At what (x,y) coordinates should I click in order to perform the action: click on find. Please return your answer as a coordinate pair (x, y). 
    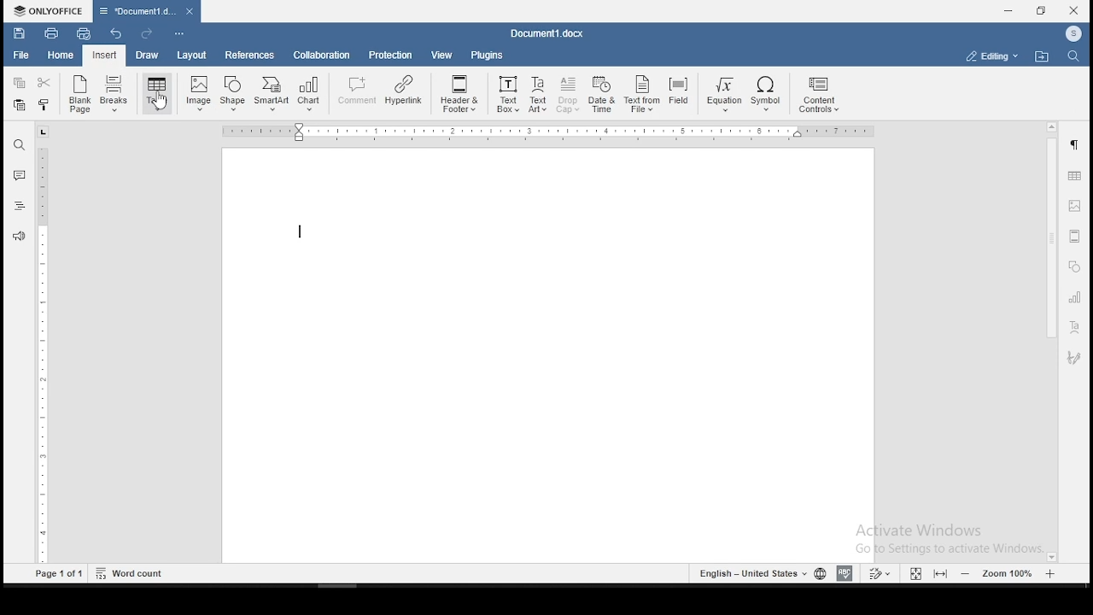
    Looking at the image, I should click on (20, 143).